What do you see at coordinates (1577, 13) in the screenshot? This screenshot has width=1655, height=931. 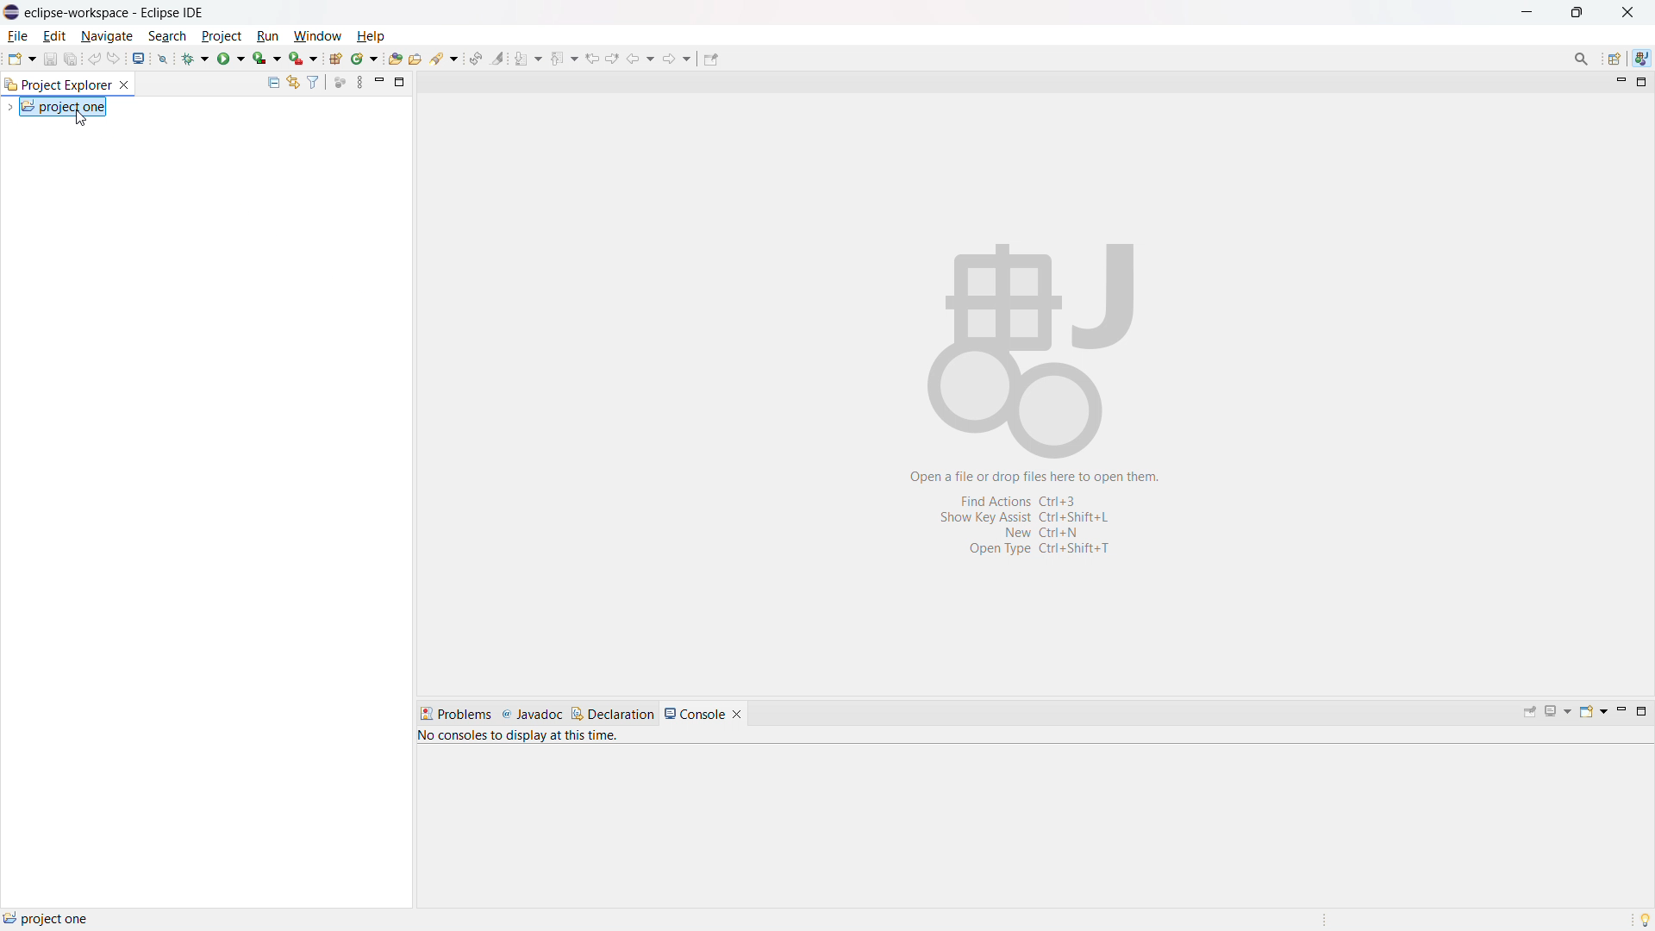 I see `minimize` at bounding box center [1577, 13].